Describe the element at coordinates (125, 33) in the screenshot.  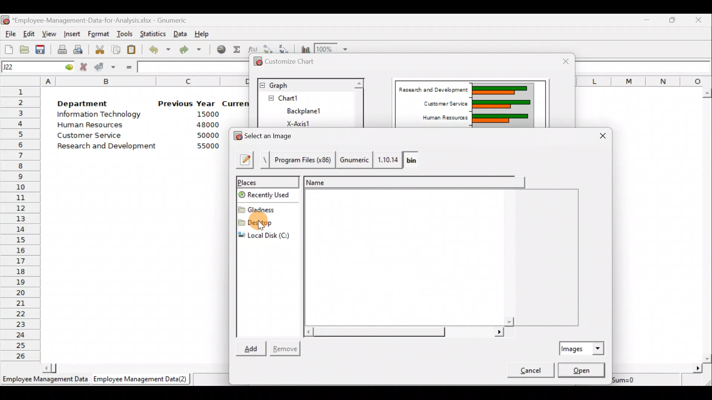
I see `Tools` at that location.